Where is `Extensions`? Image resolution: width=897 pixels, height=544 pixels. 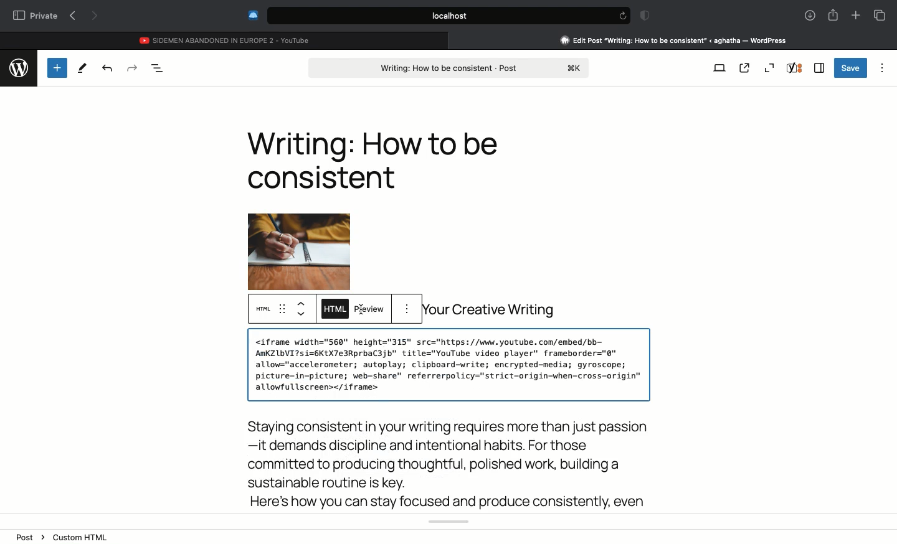 Extensions is located at coordinates (252, 15).